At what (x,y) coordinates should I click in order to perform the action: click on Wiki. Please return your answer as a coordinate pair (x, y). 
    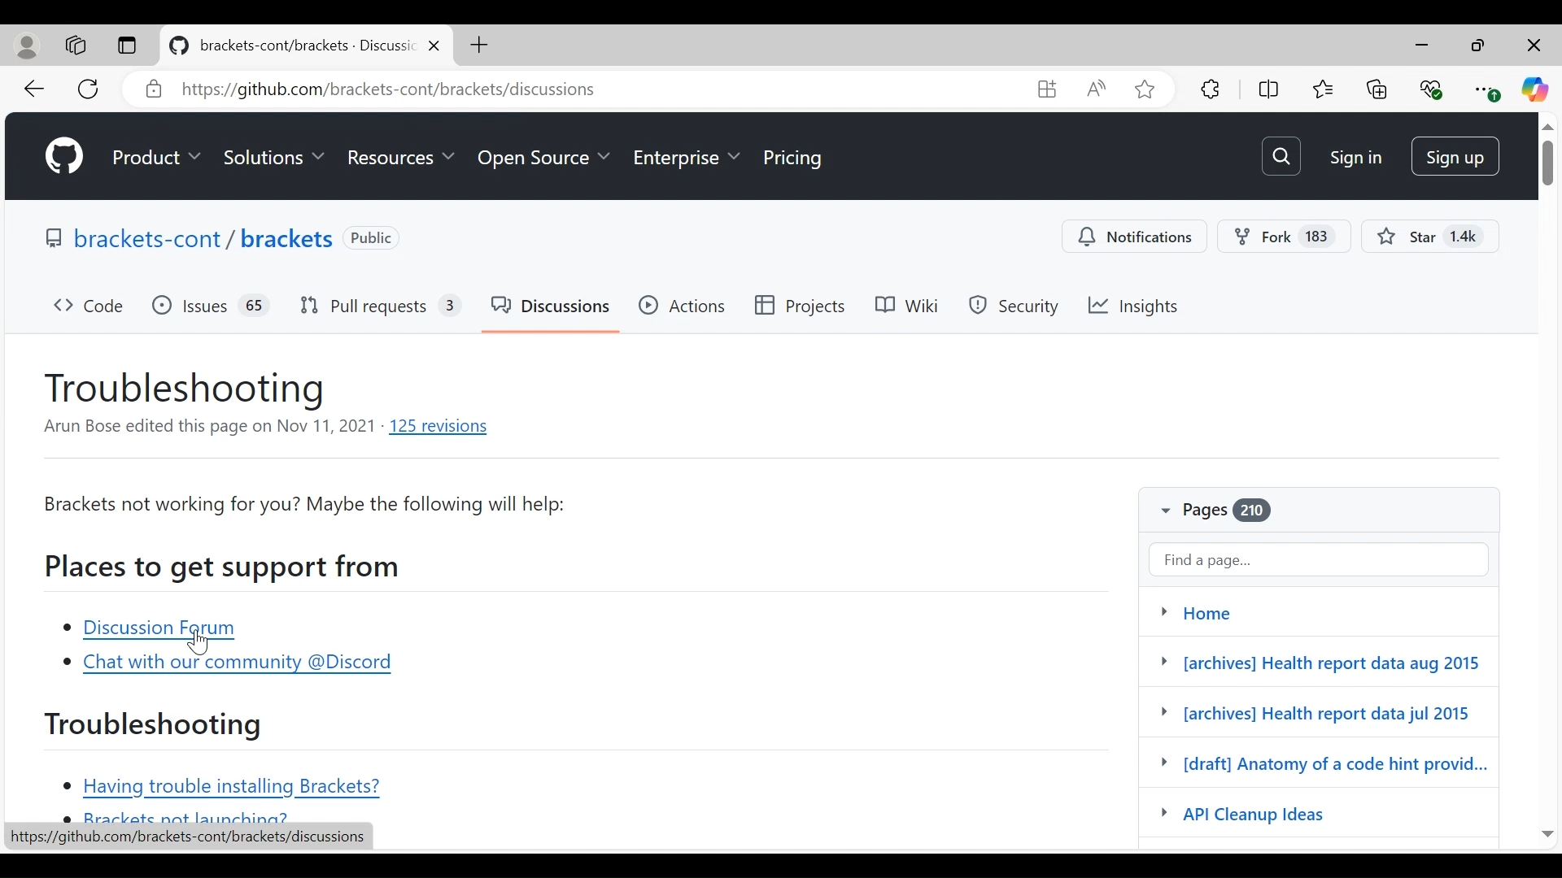
    Looking at the image, I should click on (910, 306).